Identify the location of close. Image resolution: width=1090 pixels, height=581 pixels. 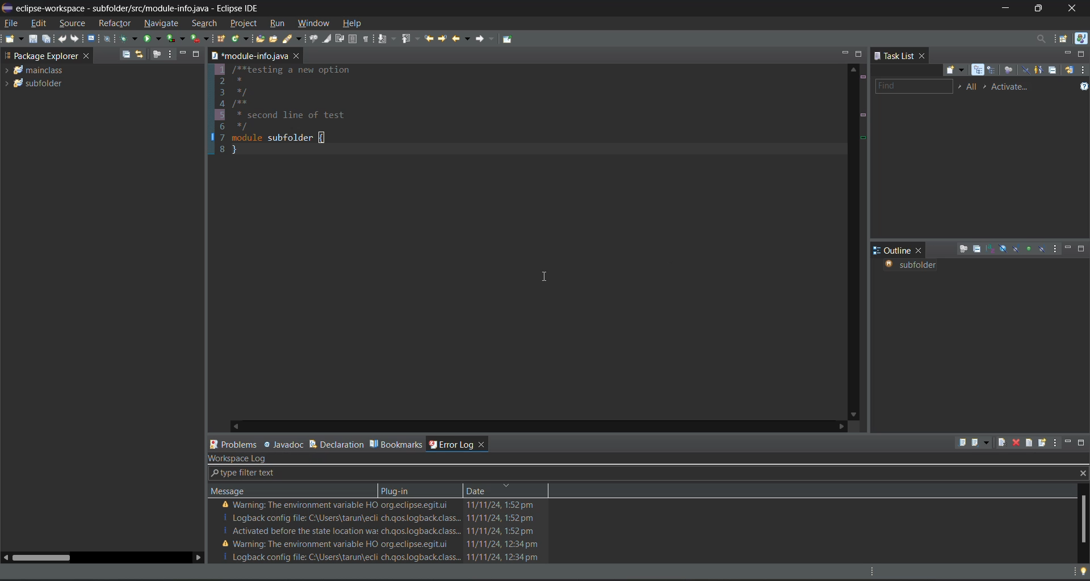
(296, 56).